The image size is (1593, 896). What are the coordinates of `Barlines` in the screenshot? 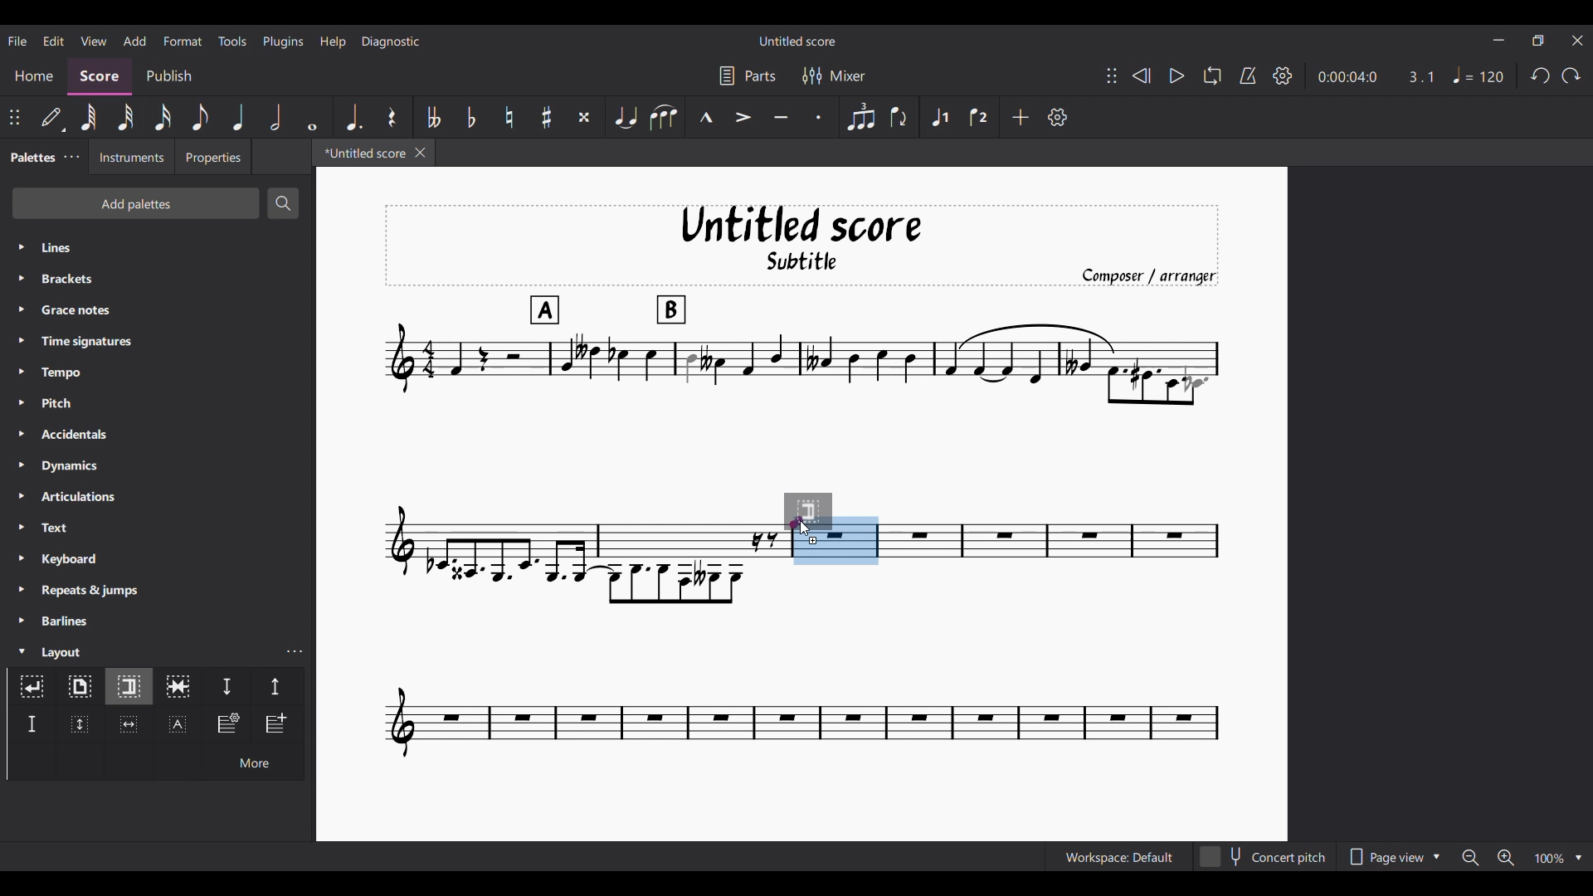 It's located at (158, 621).